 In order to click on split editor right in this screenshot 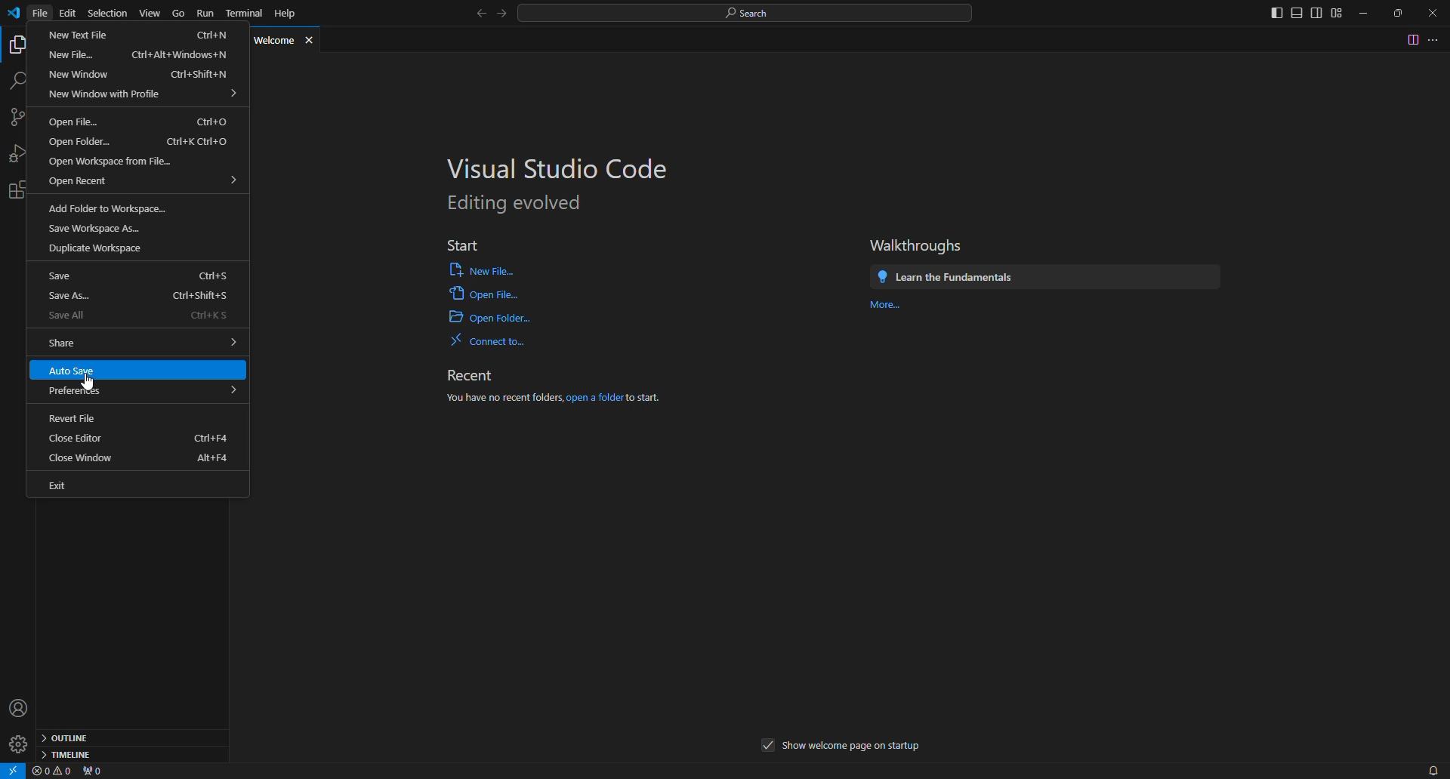, I will do `click(1411, 39)`.